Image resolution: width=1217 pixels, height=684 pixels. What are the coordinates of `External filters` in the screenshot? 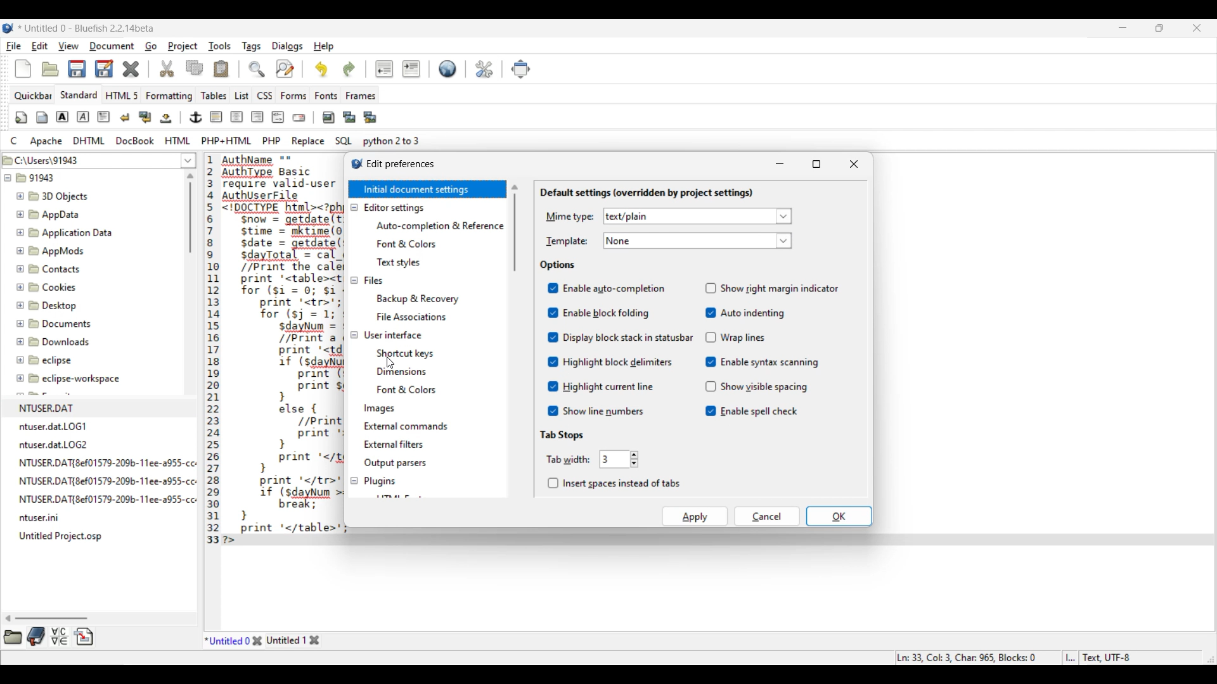 It's located at (394, 444).